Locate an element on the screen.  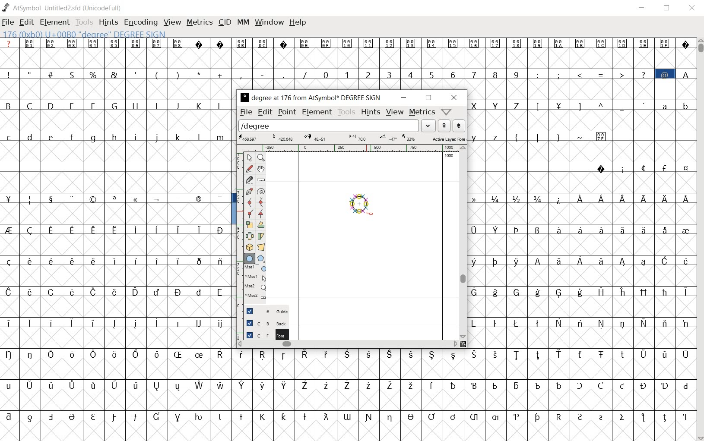
empty glyph slots is located at coordinates (118, 182).